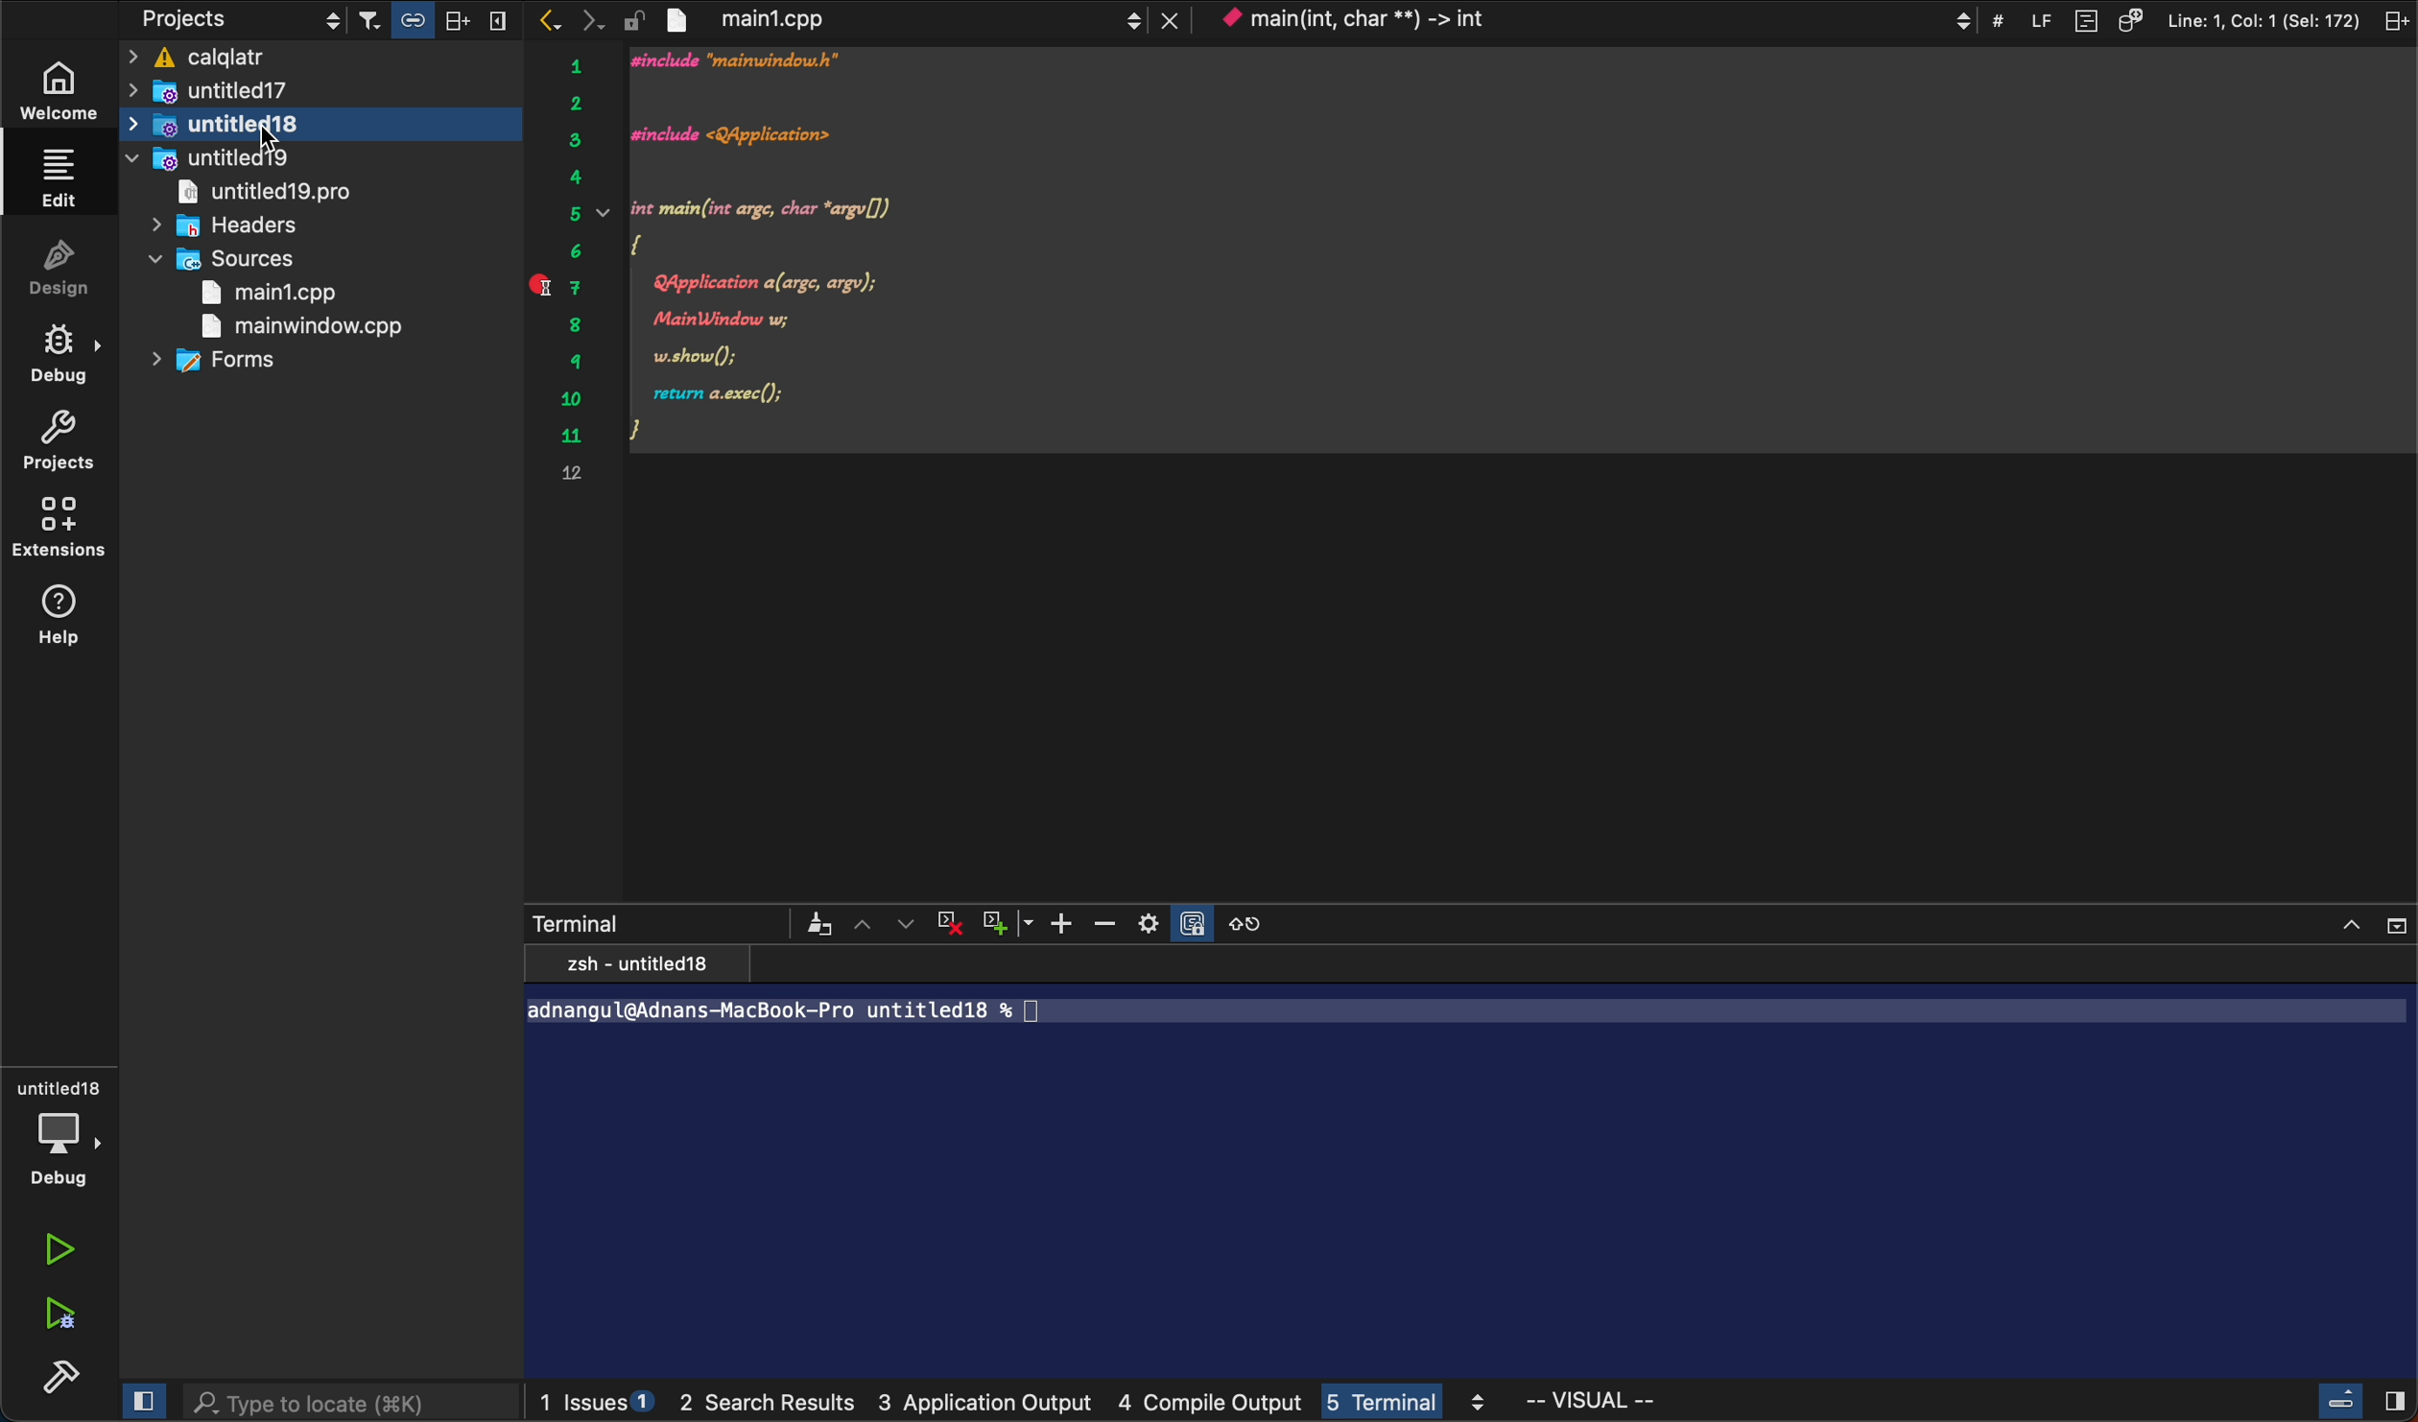 Image resolution: width=2418 pixels, height=1422 pixels. Describe the element at coordinates (61, 1123) in the screenshot. I see `debug` at that location.